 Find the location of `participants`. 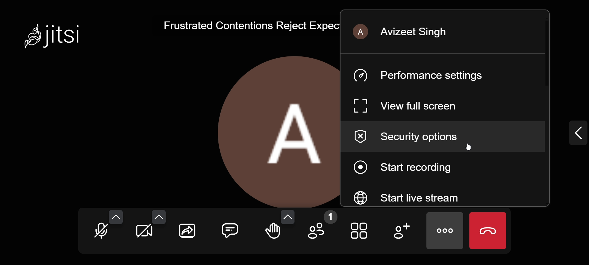

participants is located at coordinates (320, 228).